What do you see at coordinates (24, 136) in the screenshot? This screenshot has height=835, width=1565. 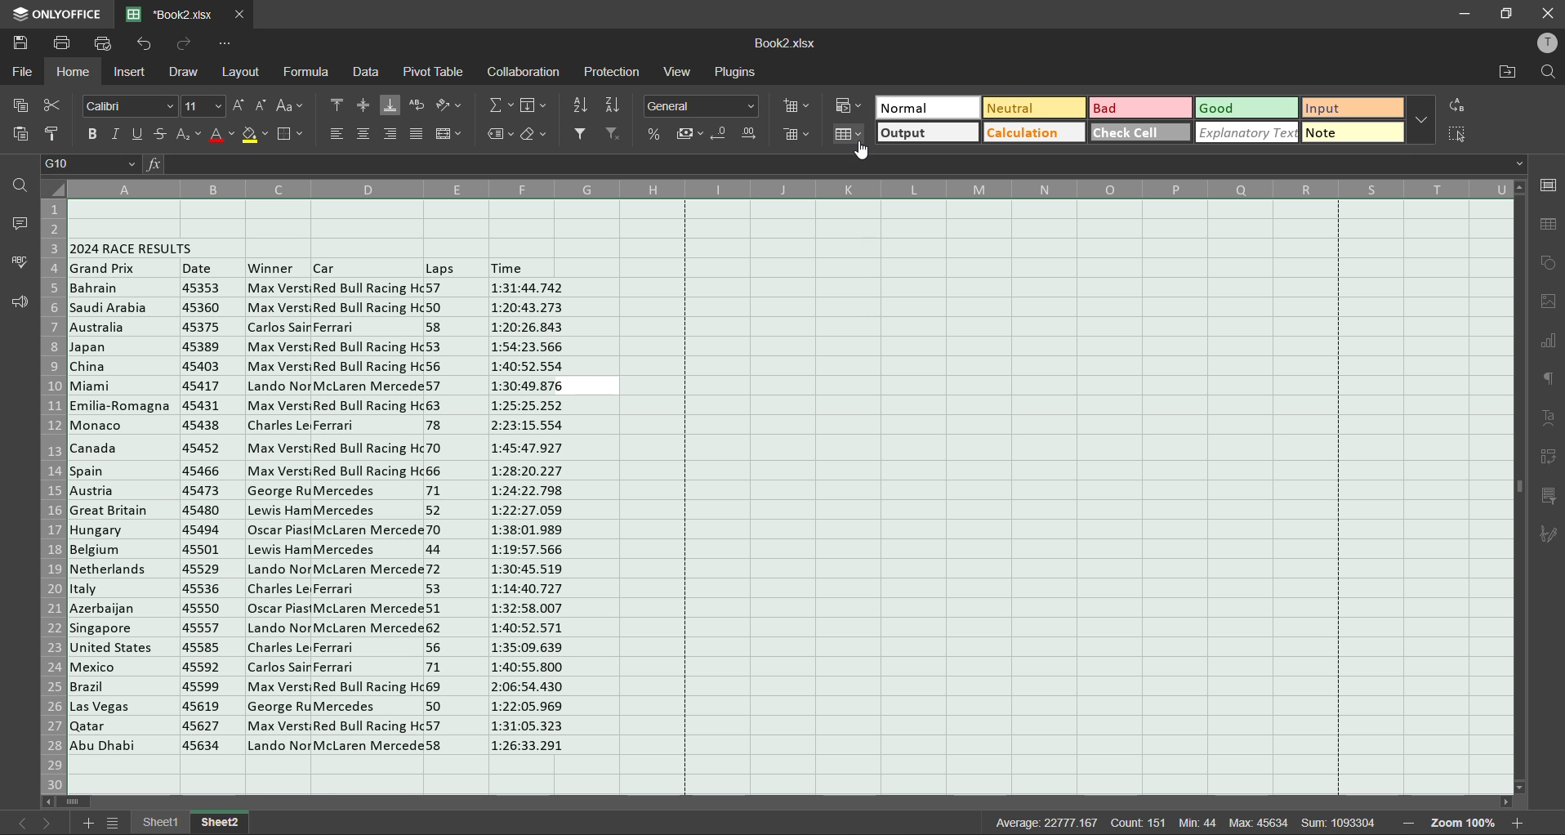 I see `paste` at bounding box center [24, 136].